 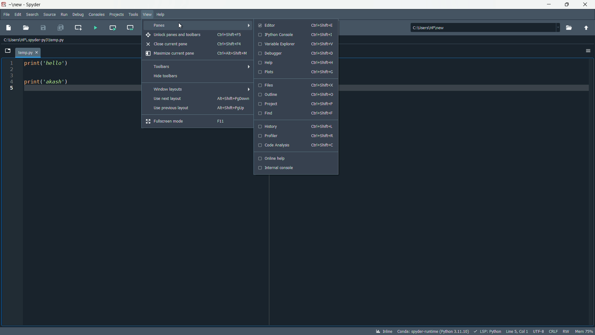 I want to click on close, so click(x=586, y=4).